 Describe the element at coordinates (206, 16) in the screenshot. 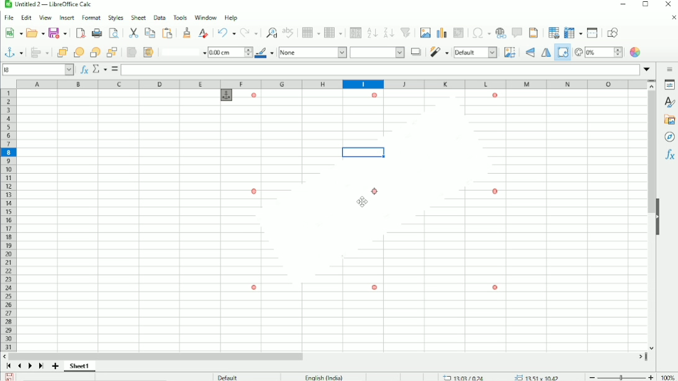

I see `Window` at that location.